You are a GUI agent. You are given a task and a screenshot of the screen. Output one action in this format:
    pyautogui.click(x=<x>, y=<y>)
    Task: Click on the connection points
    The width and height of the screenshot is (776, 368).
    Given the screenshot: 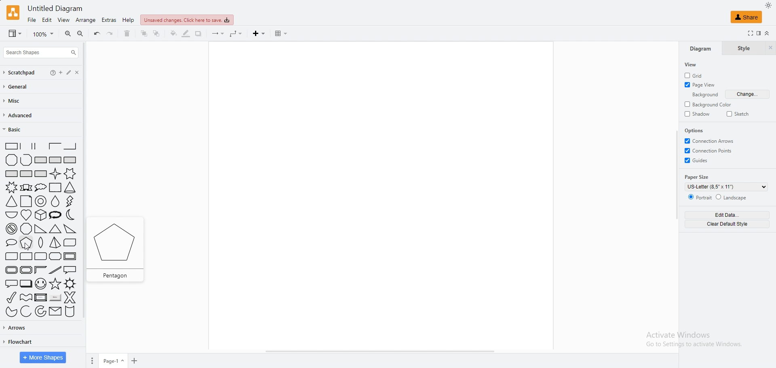 What is the action you would take?
    pyautogui.click(x=710, y=150)
    